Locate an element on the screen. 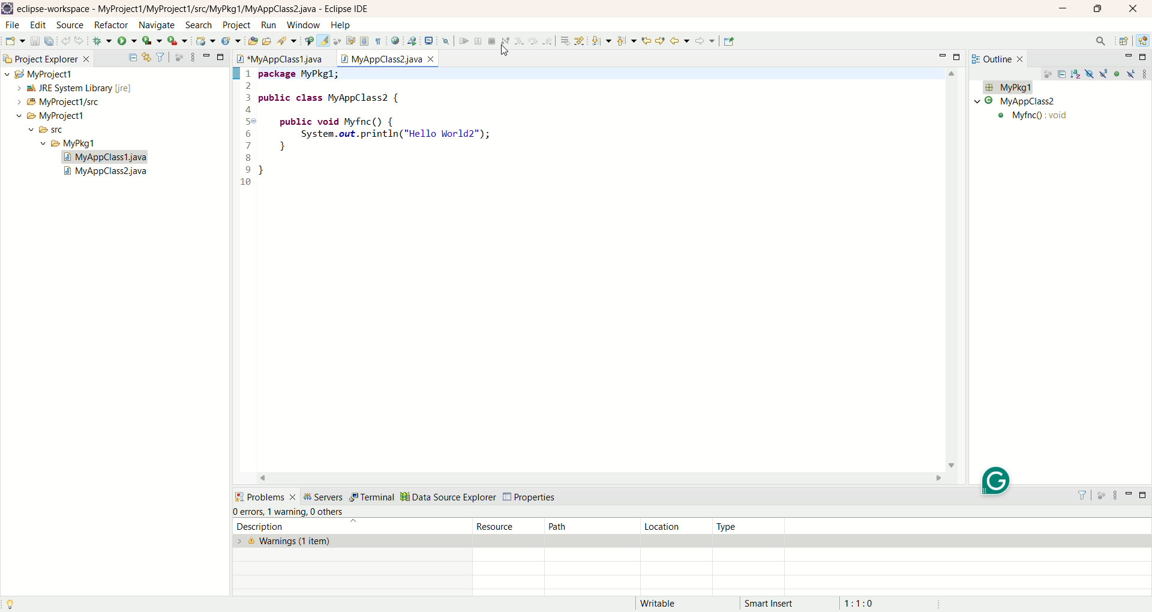 The height and width of the screenshot is (612, 1152). maximize is located at coordinates (1144, 57).